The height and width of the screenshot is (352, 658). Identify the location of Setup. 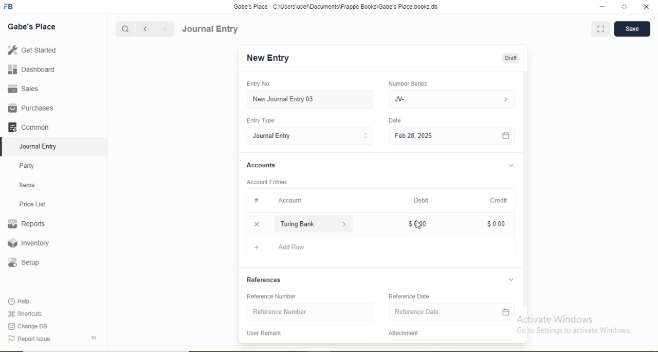
(23, 262).